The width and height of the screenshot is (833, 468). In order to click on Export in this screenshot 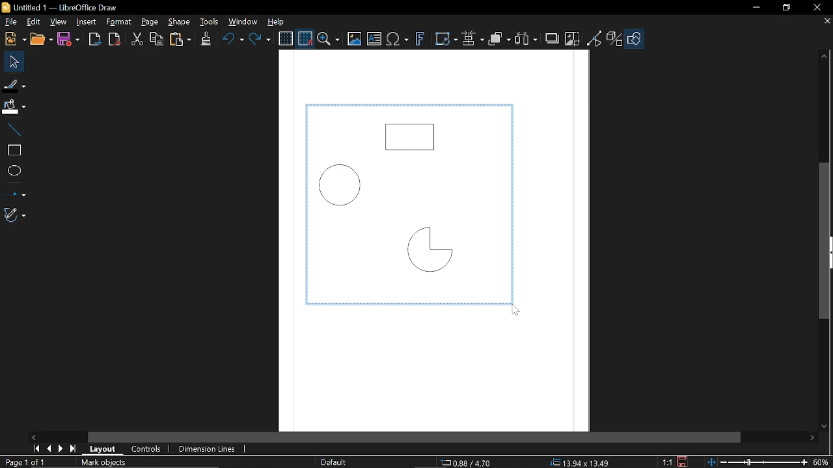, I will do `click(95, 38)`.